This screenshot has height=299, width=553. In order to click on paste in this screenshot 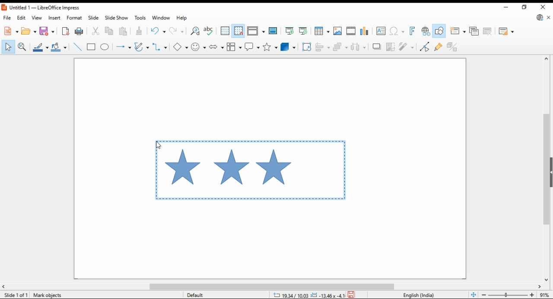, I will do `click(140, 30)`.